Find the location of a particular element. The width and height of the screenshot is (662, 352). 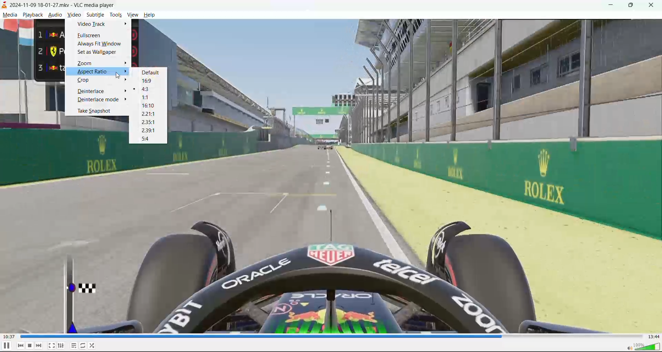

fullscreen is located at coordinates (89, 36).